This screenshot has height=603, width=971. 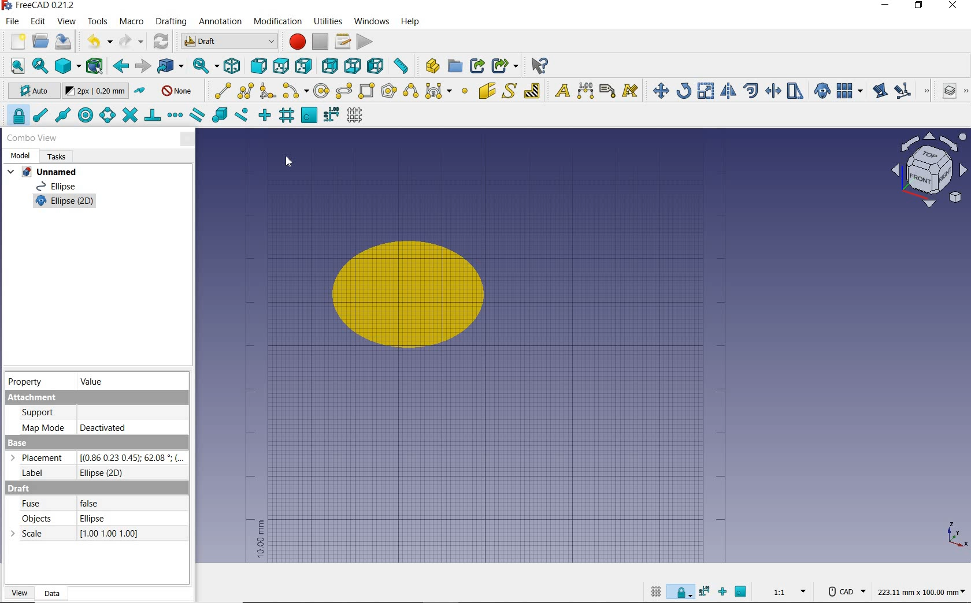 What do you see at coordinates (921, 594) in the screenshot?
I see `dimension` at bounding box center [921, 594].